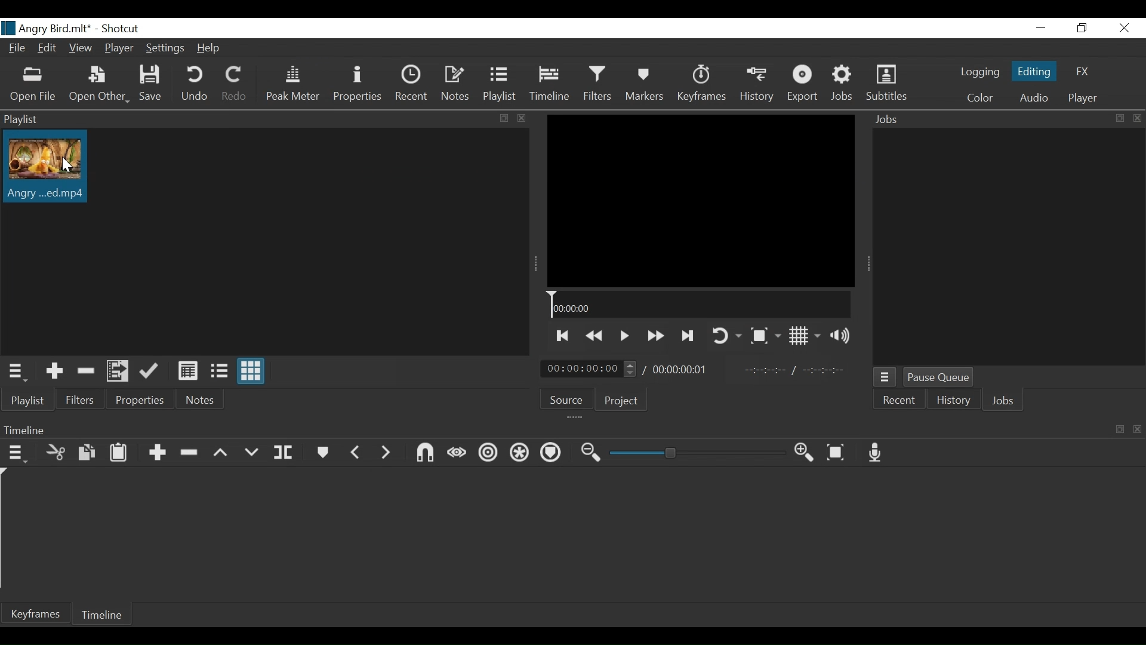 The width and height of the screenshot is (1146, 645). I want to click on Color, so click(980, 98).